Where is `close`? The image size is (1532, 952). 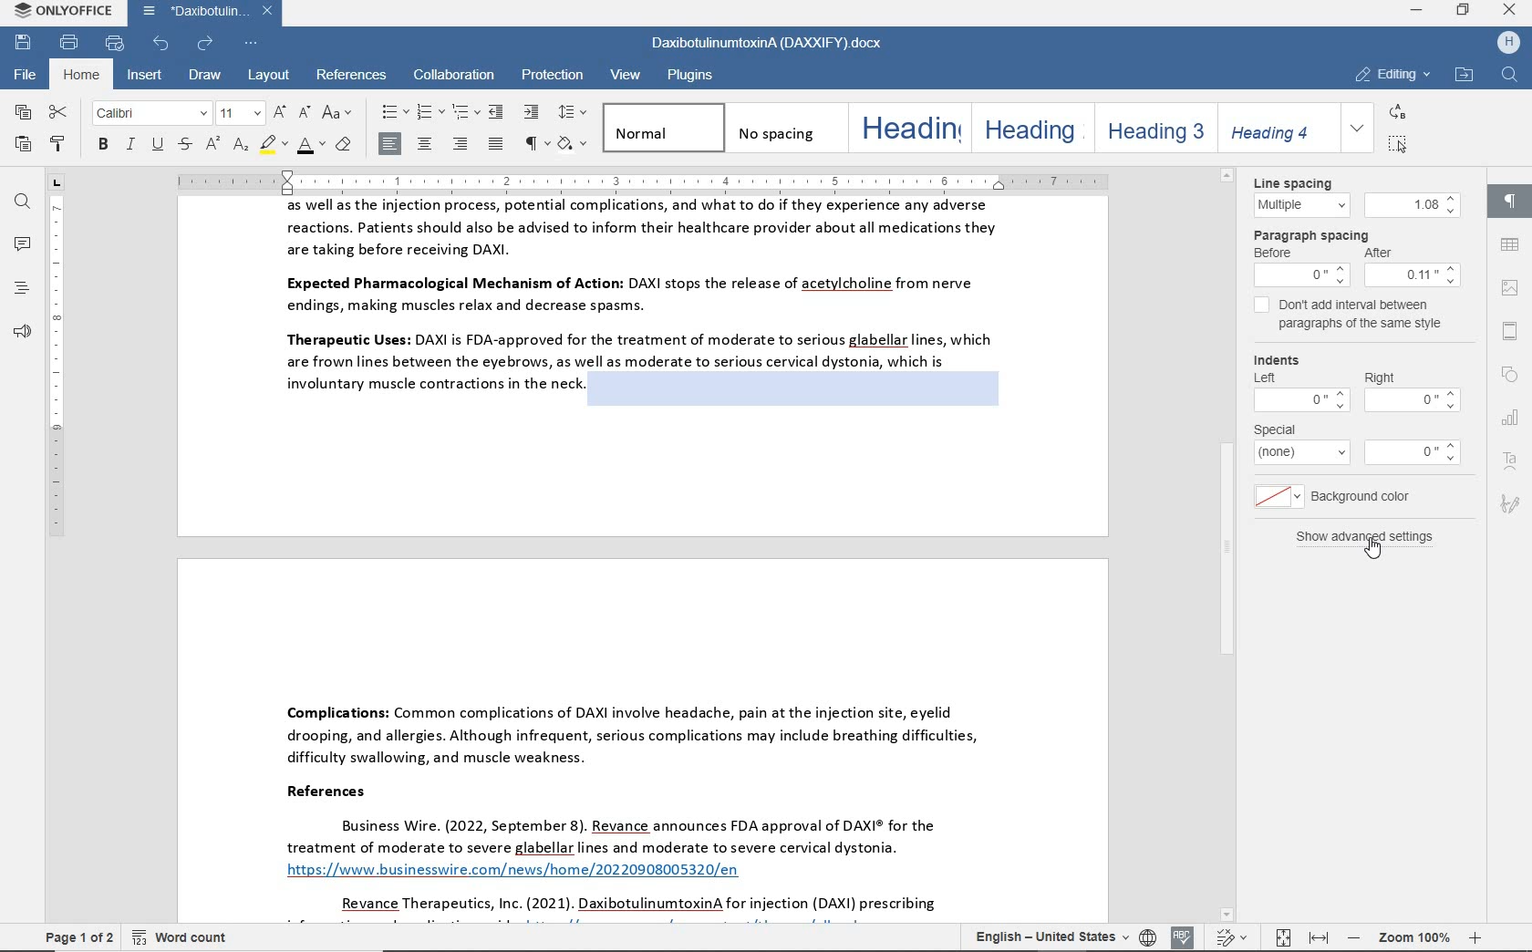
close is located at coordinates (1511, 10).